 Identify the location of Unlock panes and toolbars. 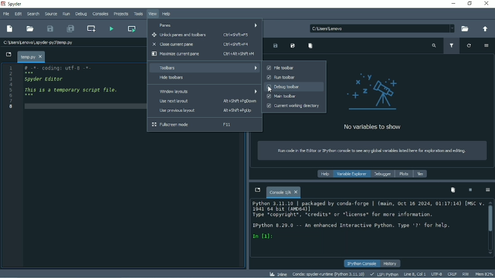
(202, 35).